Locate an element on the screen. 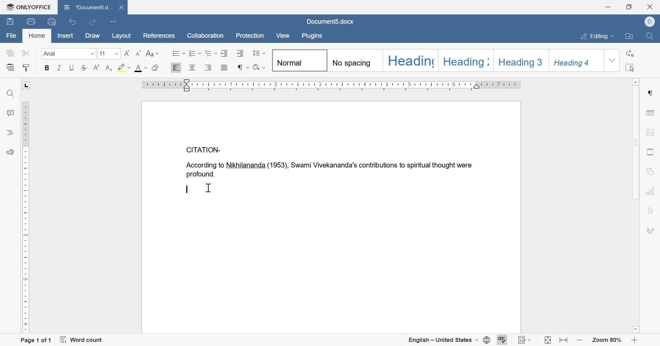 The image size is (660, 346). copy style is located at coordinates (24, 68).